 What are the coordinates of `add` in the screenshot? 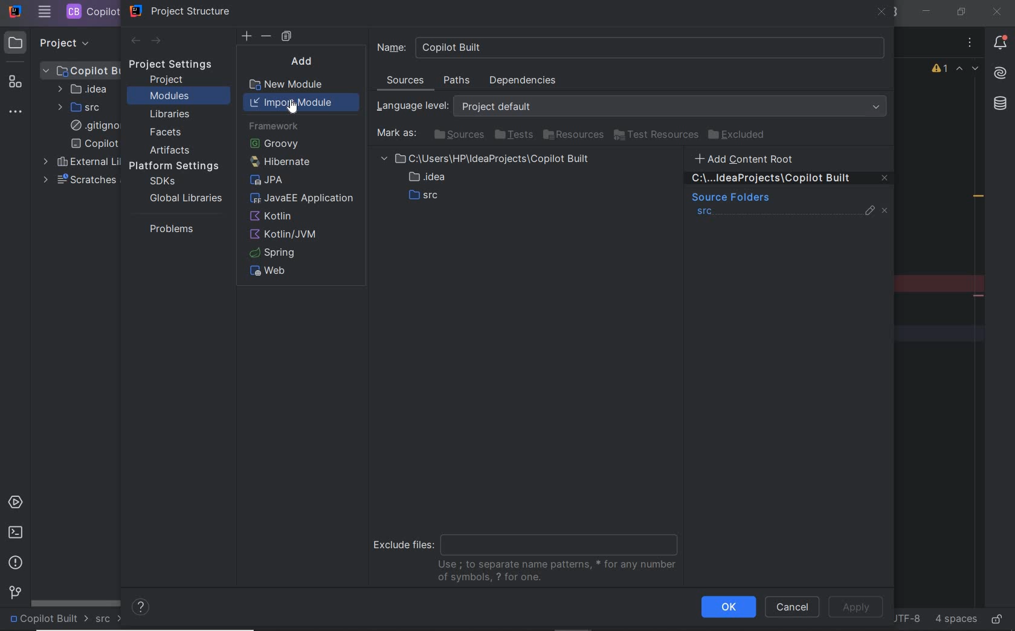 It's located at (246, 36).